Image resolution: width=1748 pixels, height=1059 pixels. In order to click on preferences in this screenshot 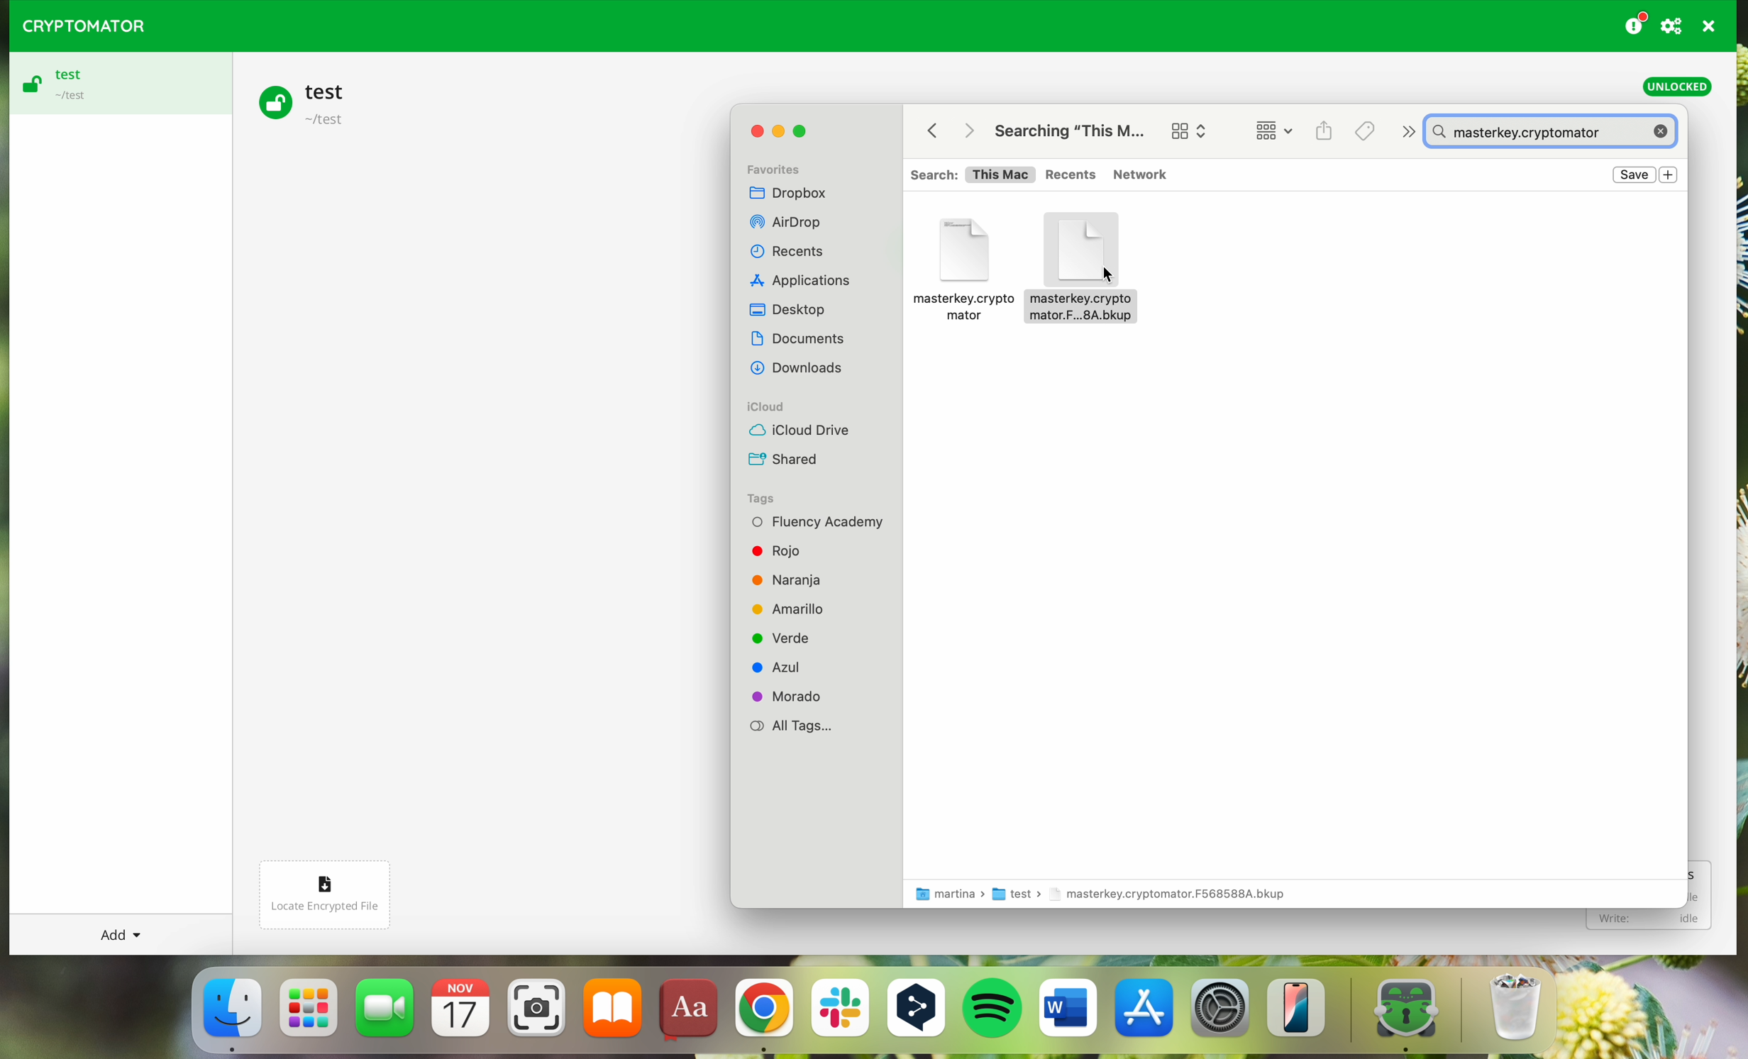, I will do `click(1674, 26)`.